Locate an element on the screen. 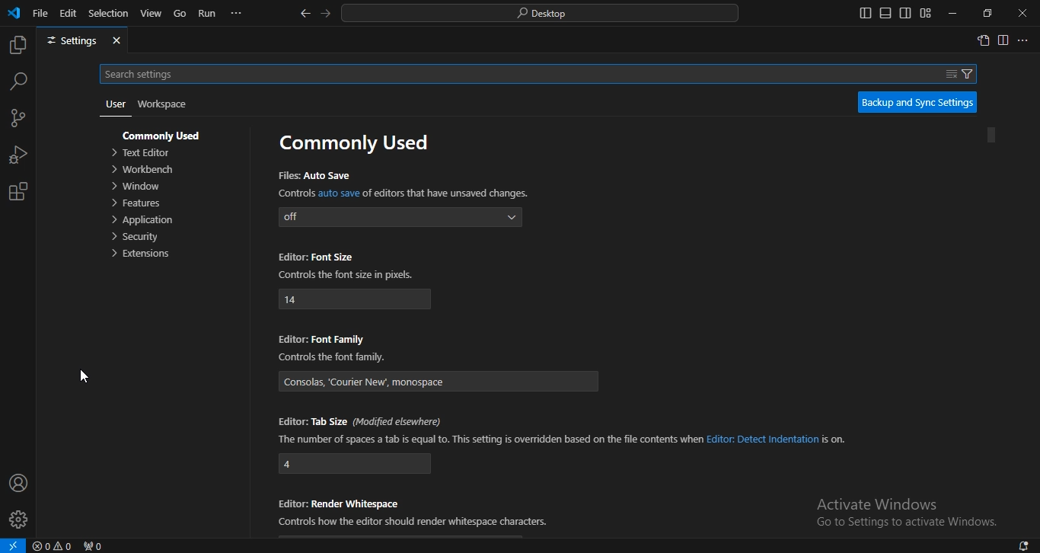  search is located at coordinates (20, 82).